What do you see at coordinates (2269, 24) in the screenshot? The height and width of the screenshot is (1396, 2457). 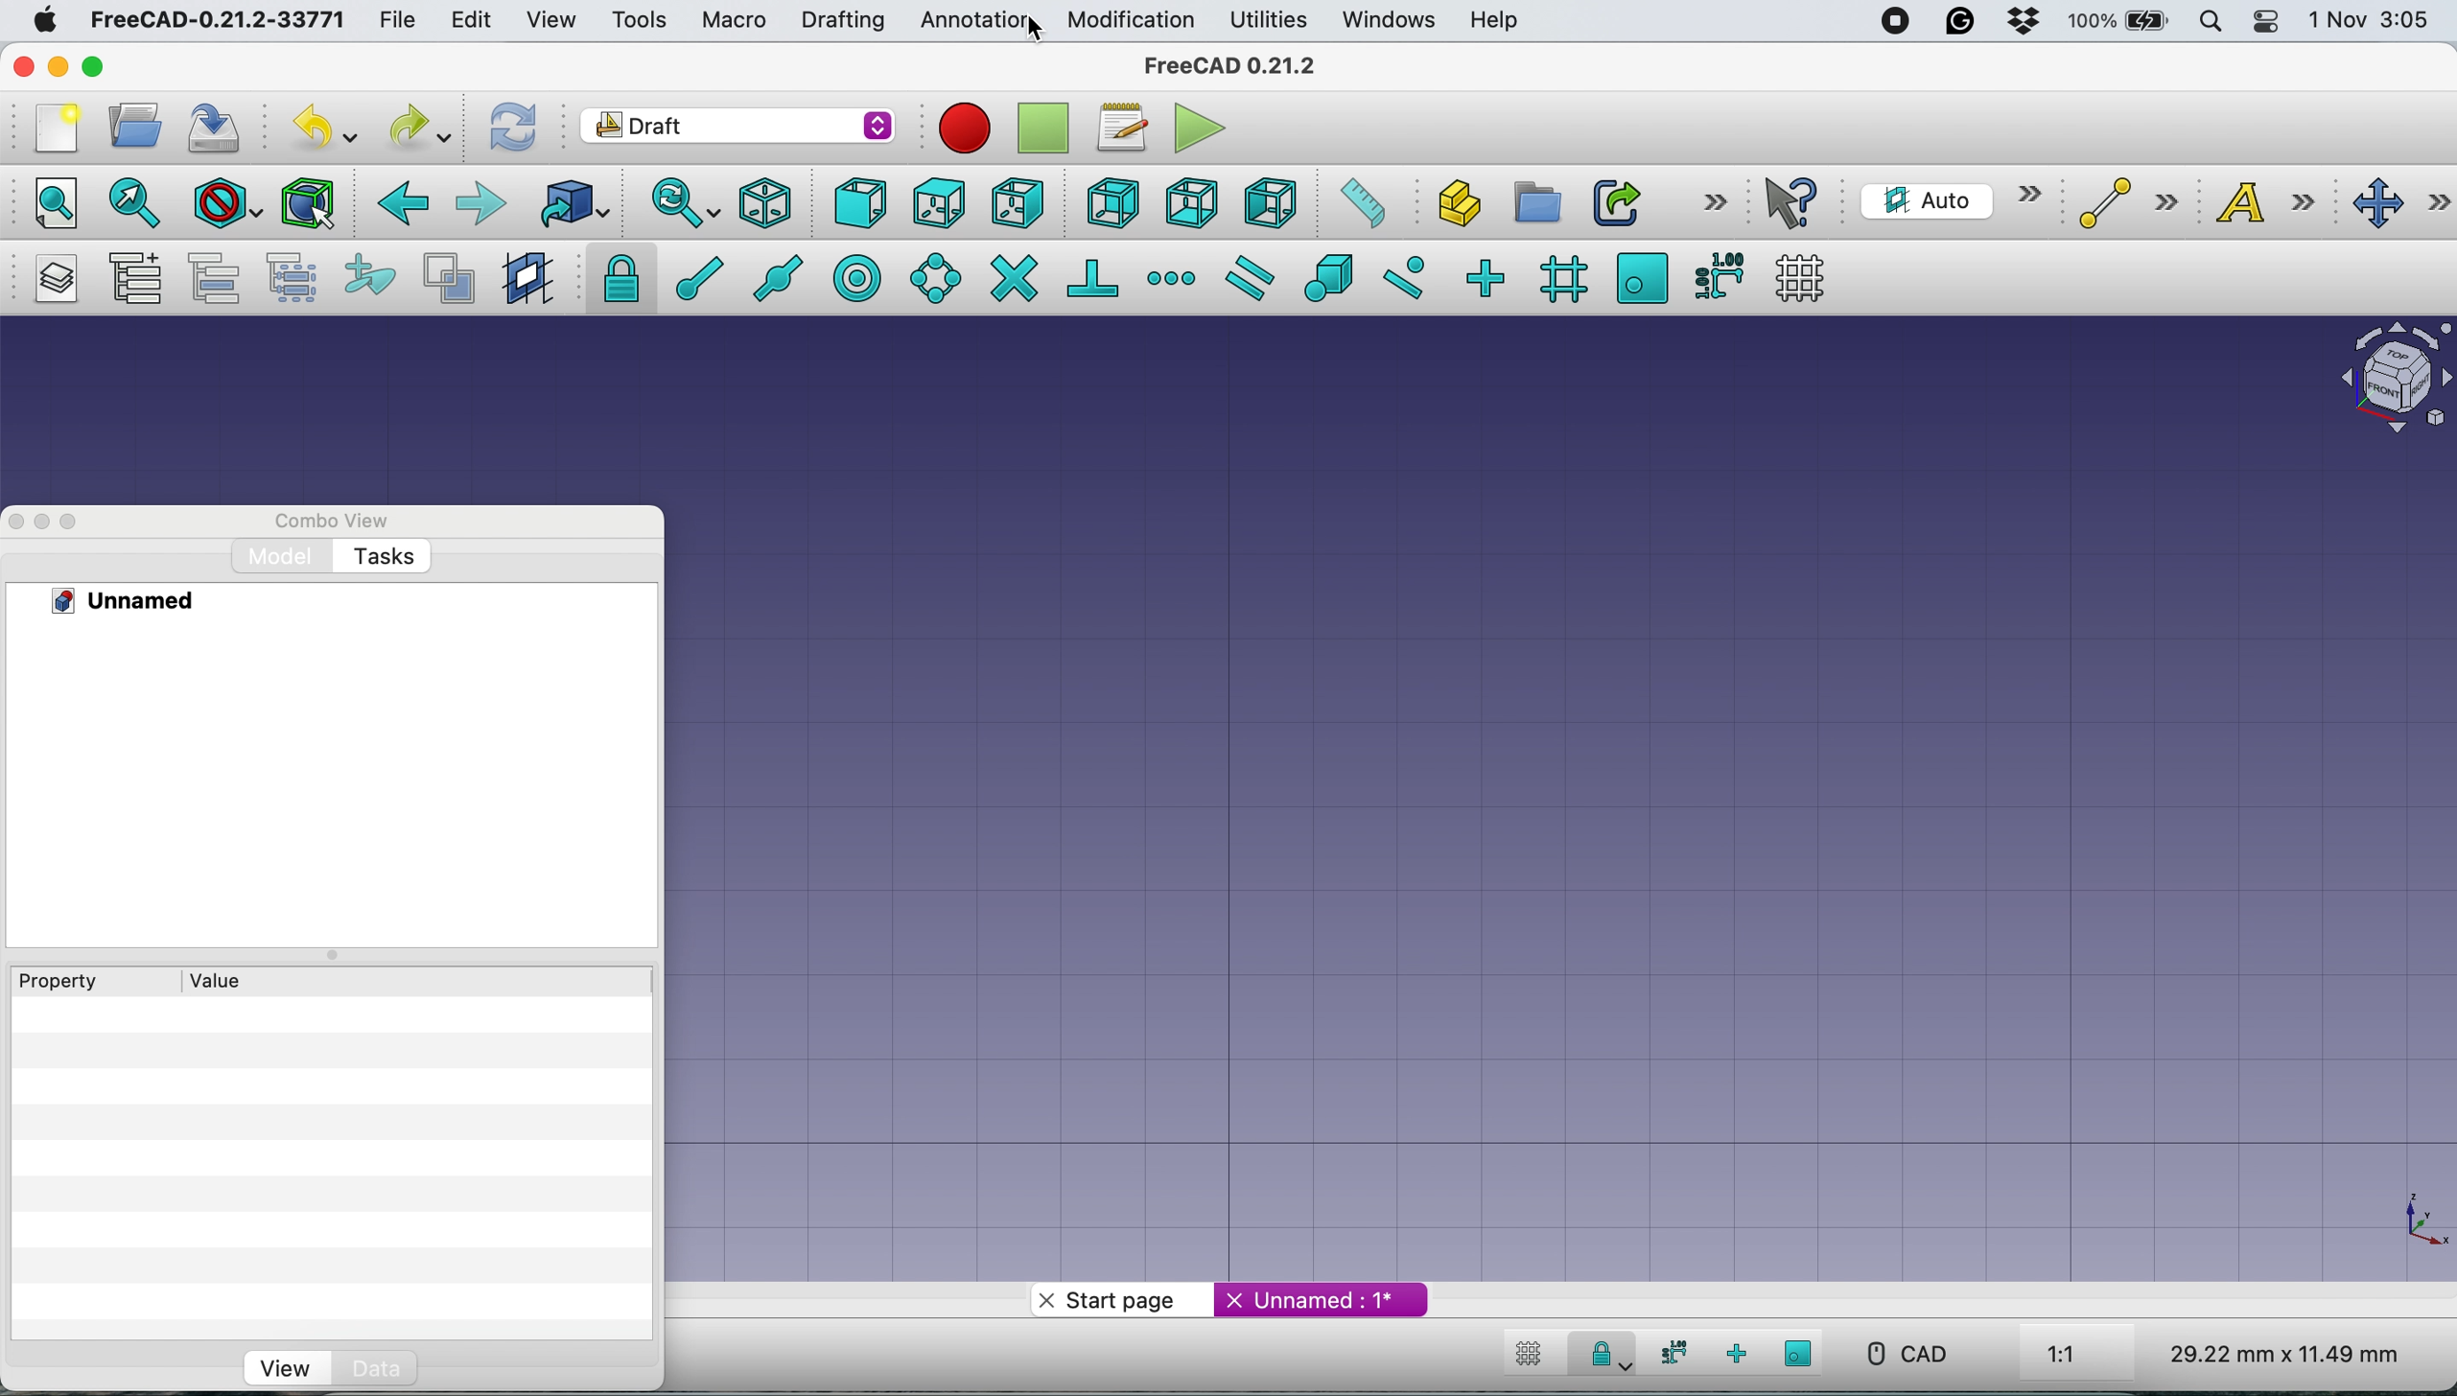 I see `control center` at bounding box center [2269, 24].